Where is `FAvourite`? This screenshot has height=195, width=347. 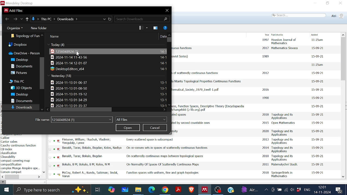
FAvourite is located at coordinates (50, 141).